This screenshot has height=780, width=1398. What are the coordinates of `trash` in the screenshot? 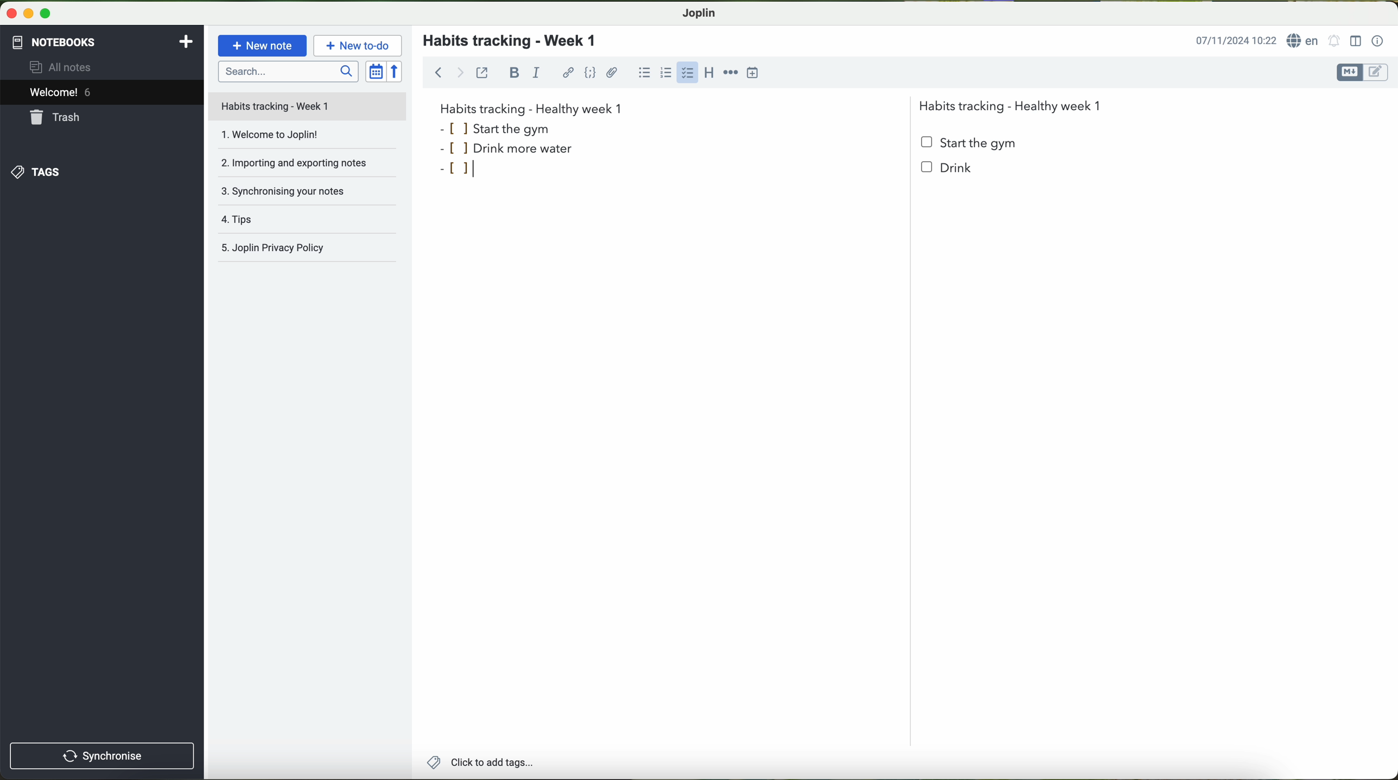 It's located at (57, 117).